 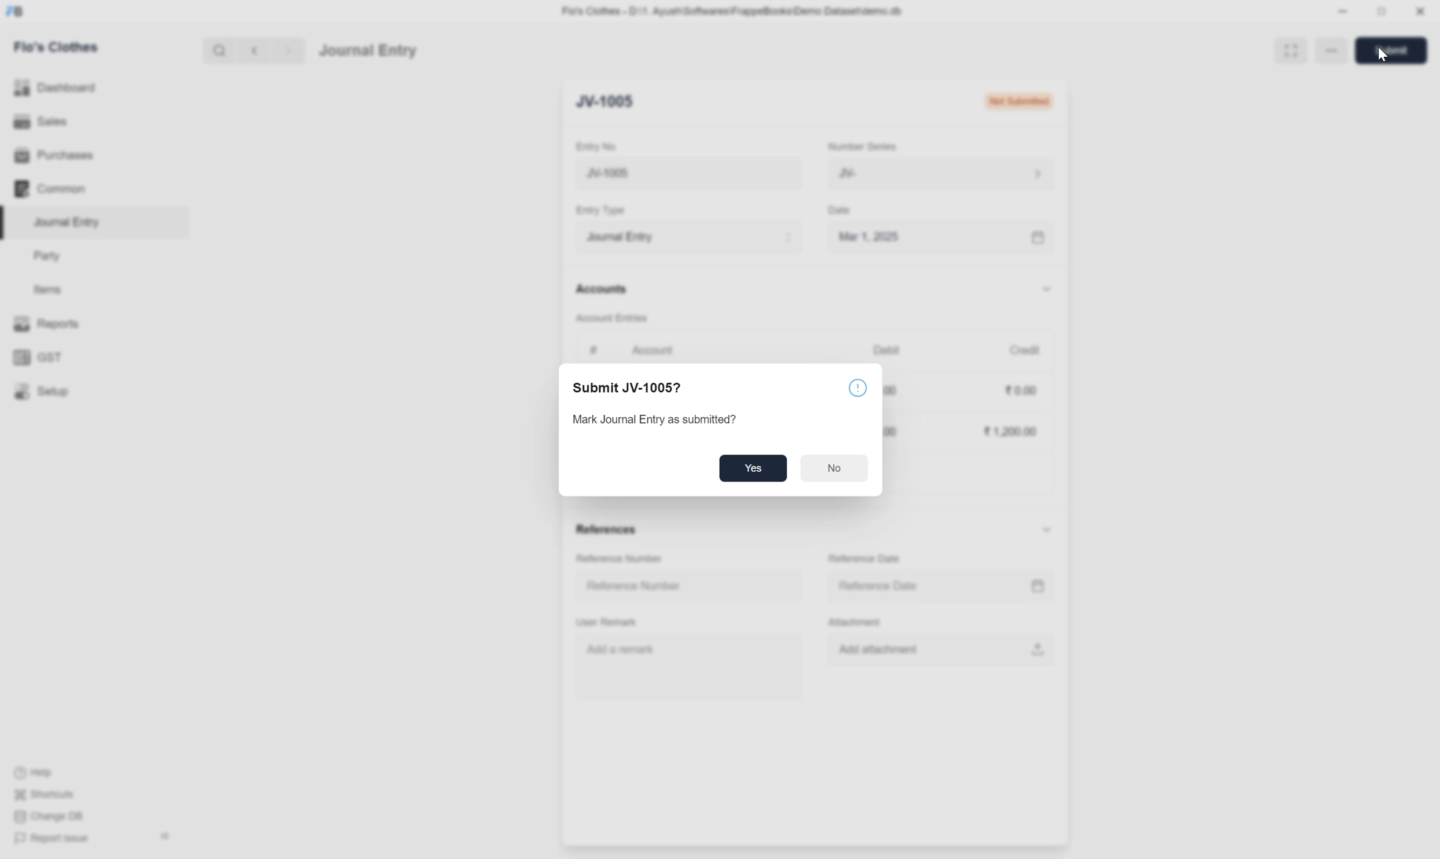 I want to click on New Entry, so click(x=613, y=100).